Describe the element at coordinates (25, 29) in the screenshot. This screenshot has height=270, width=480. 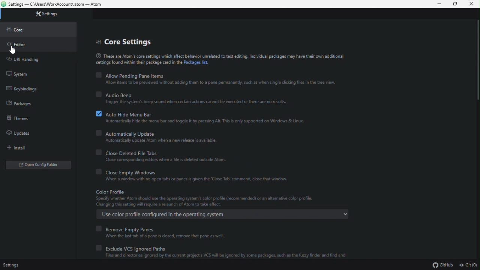
I see `Core ` at that location.